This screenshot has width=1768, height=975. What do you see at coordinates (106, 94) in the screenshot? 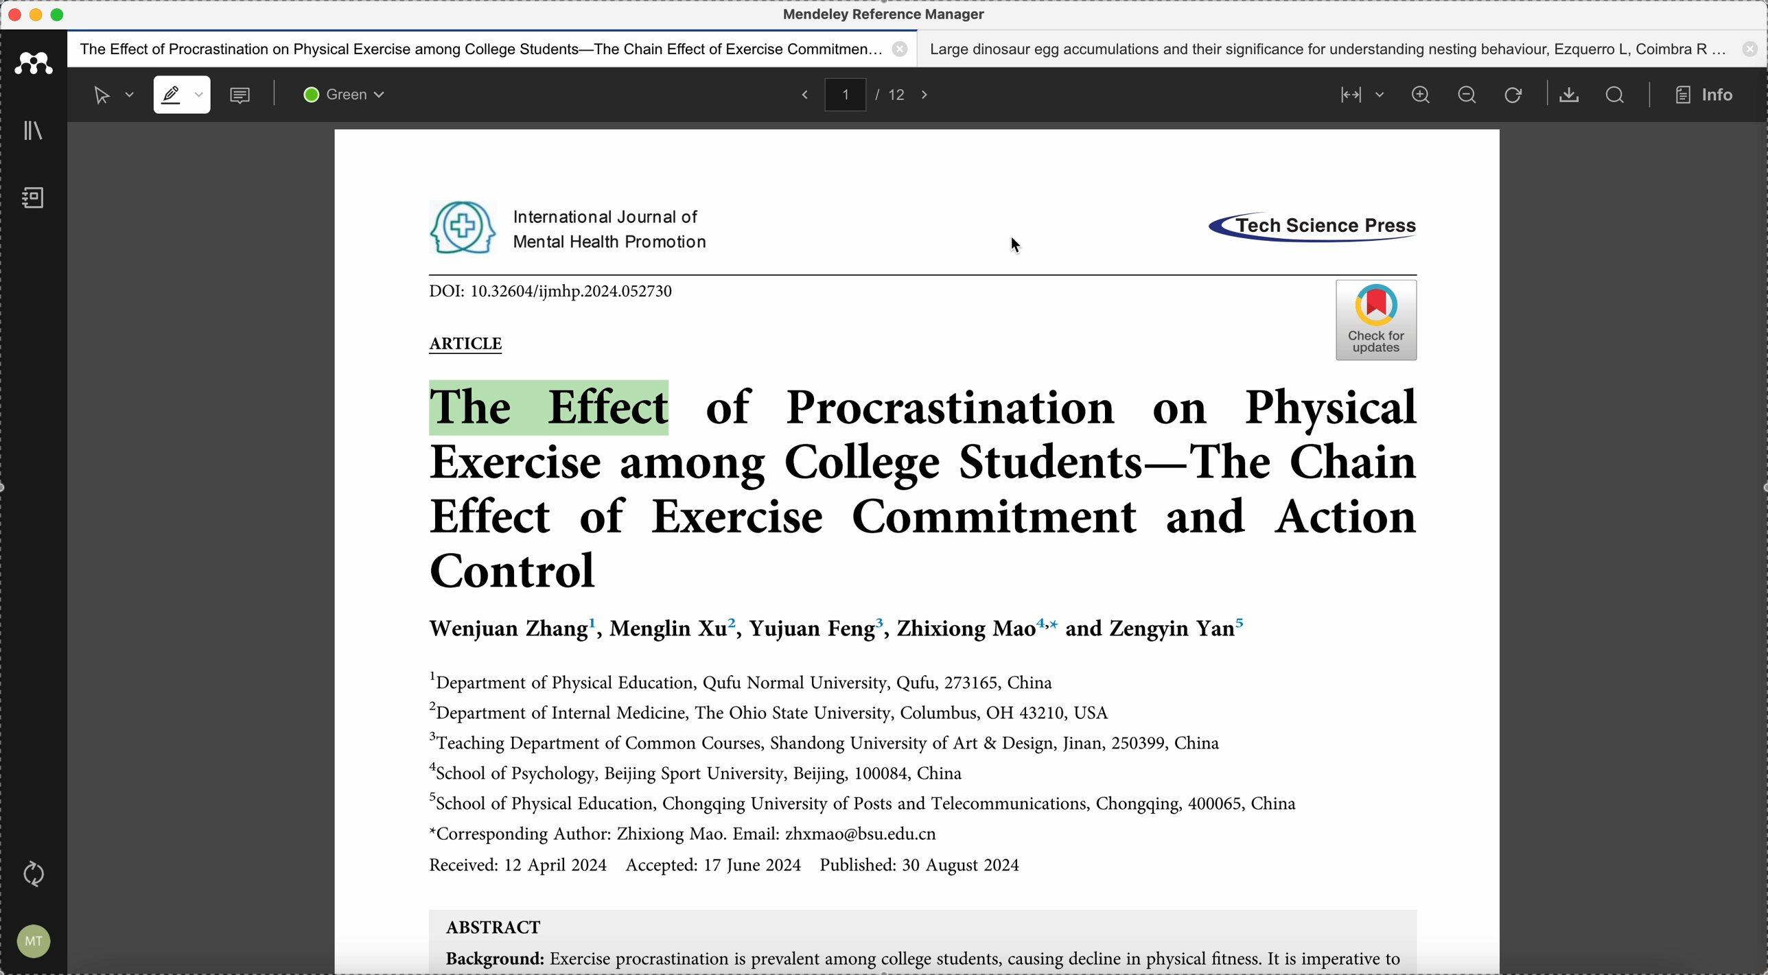
I see `selected mode` at bounding box center [106, 94].